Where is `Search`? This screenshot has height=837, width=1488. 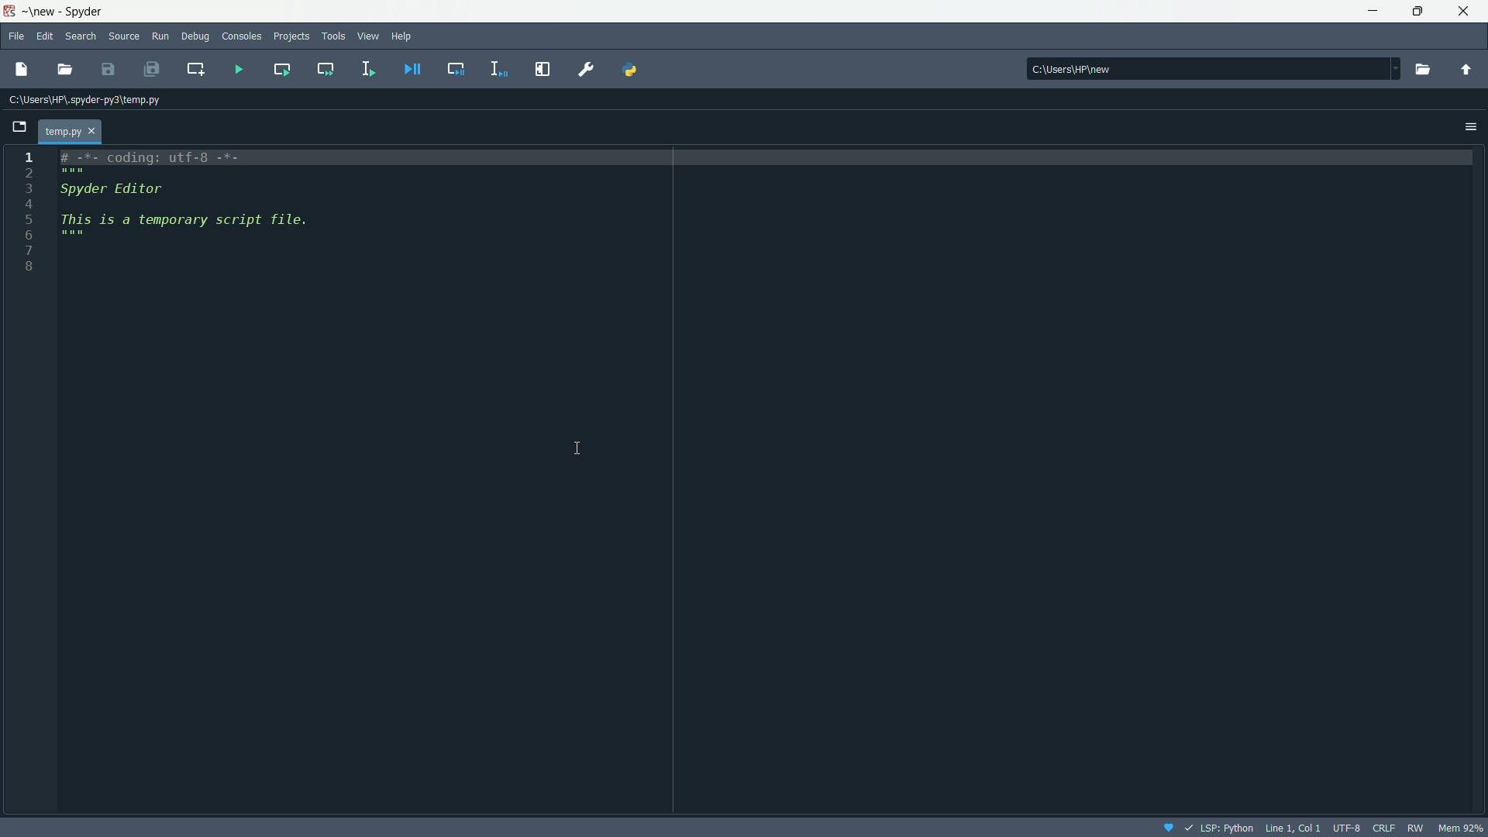
Search is located at coordinates (82, 36).